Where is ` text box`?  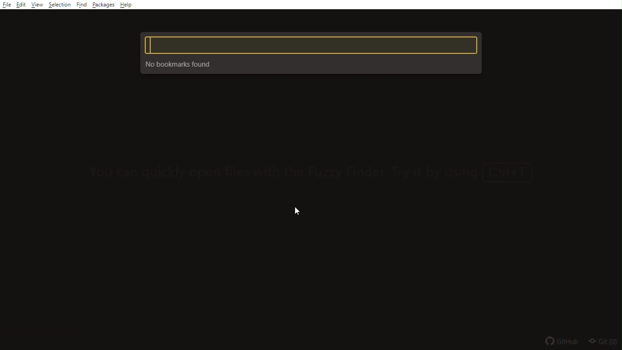
 text box is located at coordinates (311, 44).